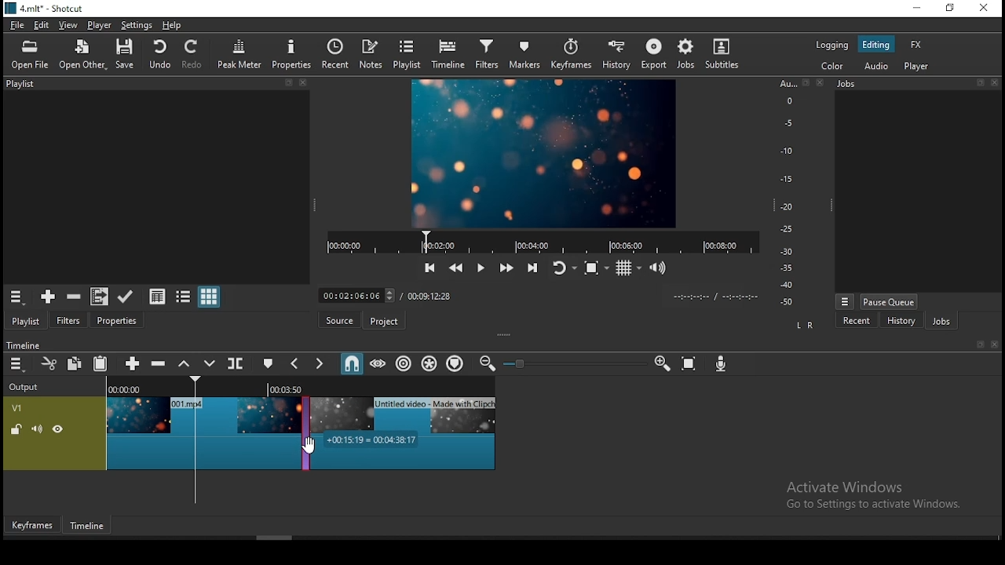  Describe the element at coordinates (294, 364) in the screenshot. I see `previous marker` at that location.